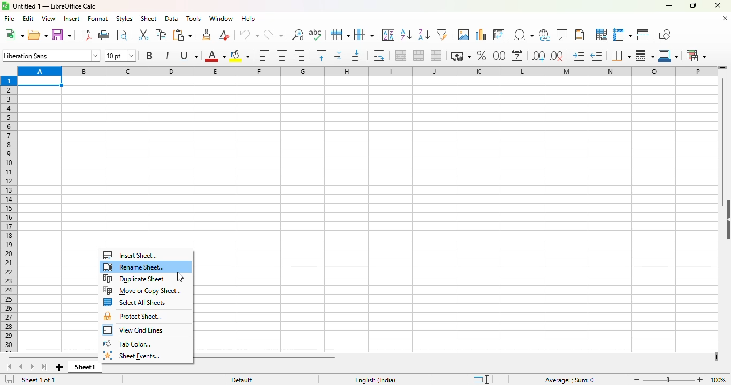  What do you see at coordinates (340, 35) in the screenshot?
I see `row` at bounding box center [340, 35].